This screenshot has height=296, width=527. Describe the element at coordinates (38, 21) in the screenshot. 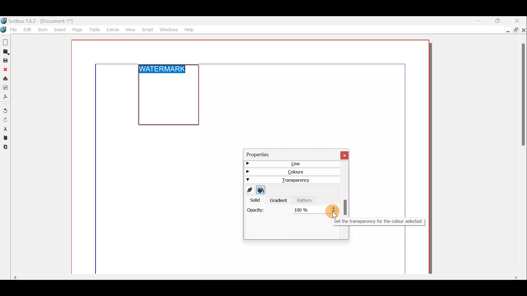

I see `Document name` at that location.